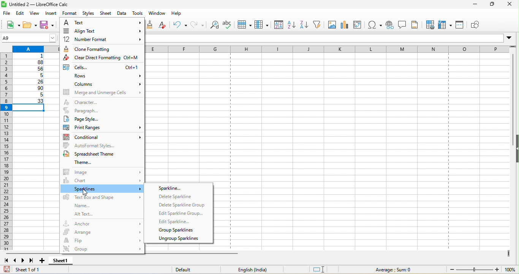 The width and height of the screenshot is (519, 274). Describe the element at coordinates (510, 5) in the screenshot. I see `close` at that location.